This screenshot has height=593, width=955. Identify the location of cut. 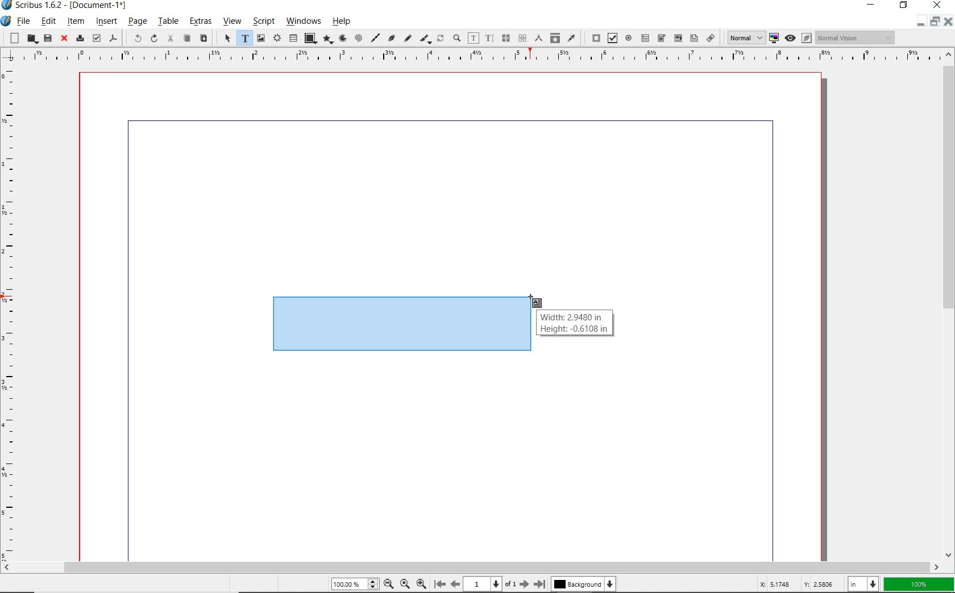
(170, 39).